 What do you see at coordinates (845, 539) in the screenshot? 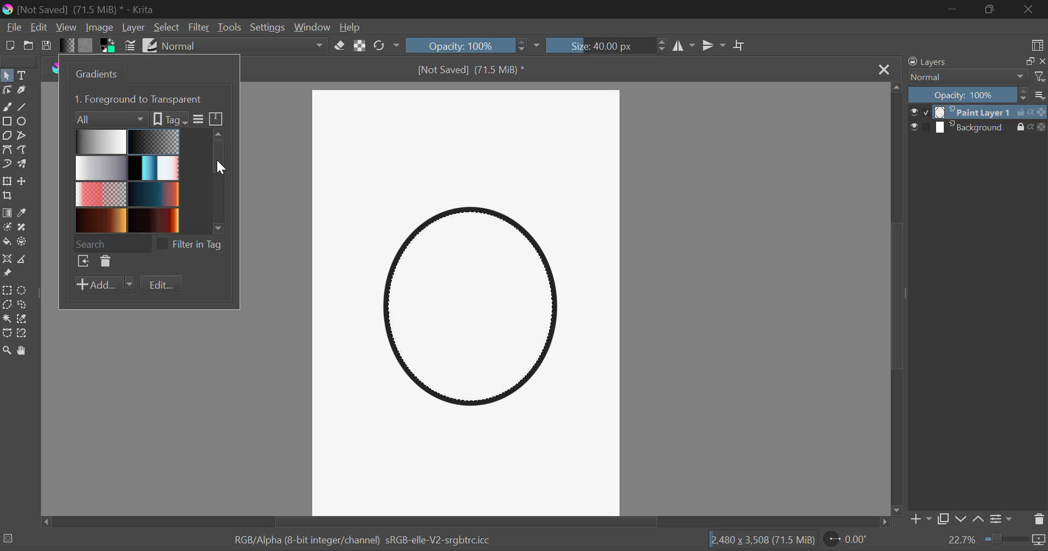
I see `Rotate Page ` at bounding box center [845, 539].